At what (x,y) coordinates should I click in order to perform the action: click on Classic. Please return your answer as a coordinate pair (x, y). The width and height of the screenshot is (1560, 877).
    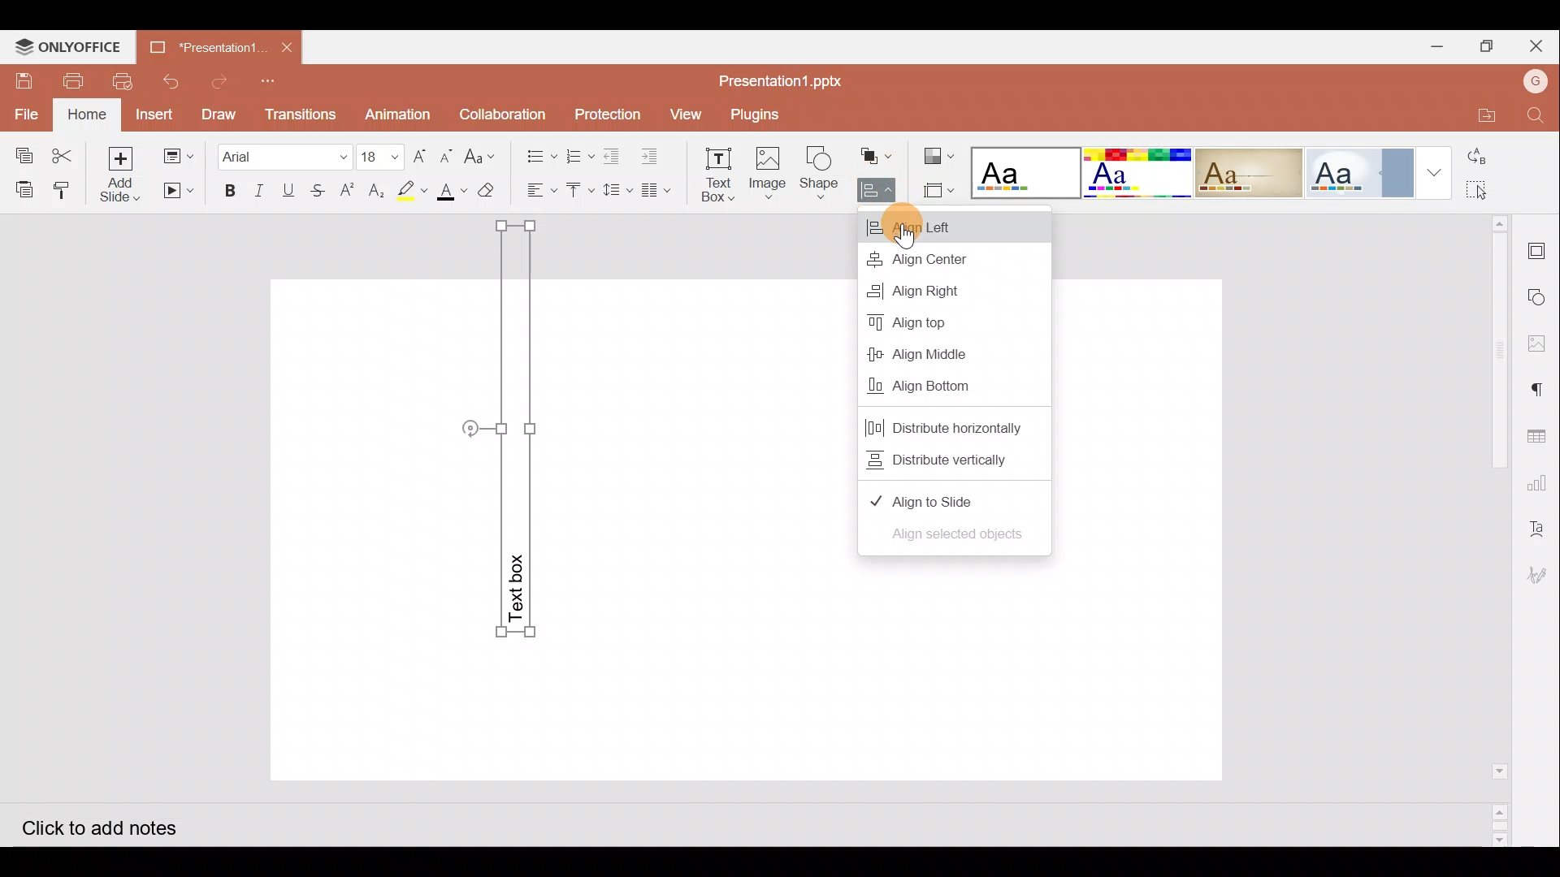
    Looking at the image, I should click on (1248, 170).